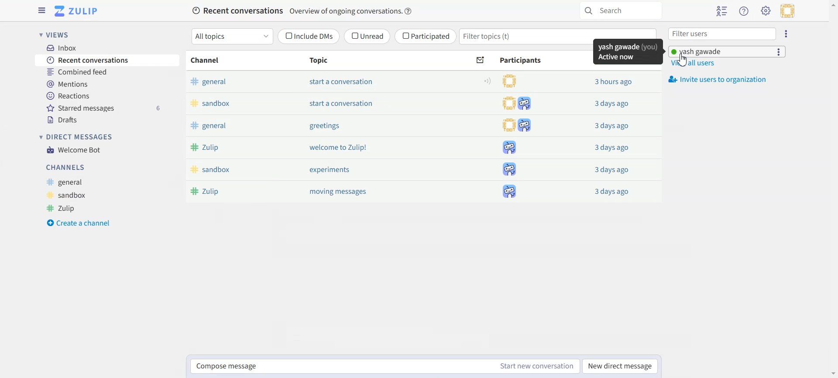 This screenshot has width=838, height=378. What do you see at coordinates (326, 126) in the screenshot?
I see `greetings` at bounding box center [326, 126].